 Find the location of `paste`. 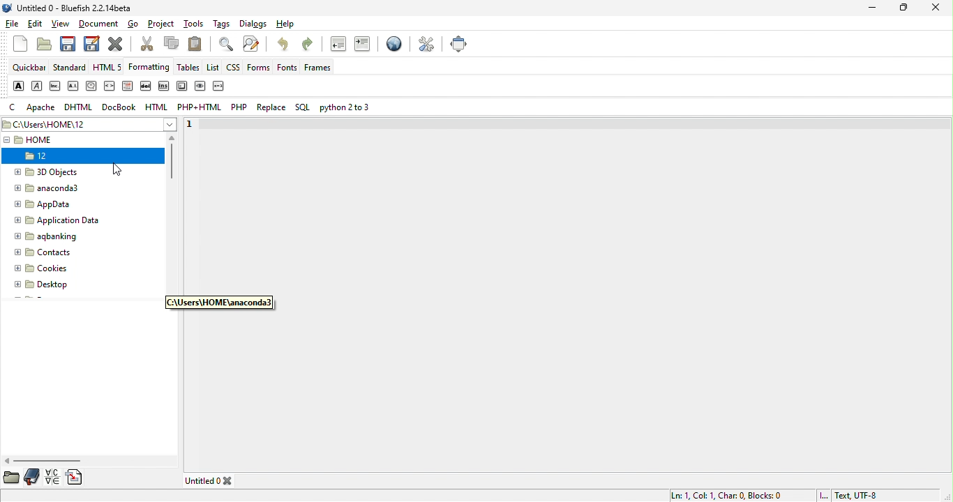

paste is located at coordinates (198, 44).